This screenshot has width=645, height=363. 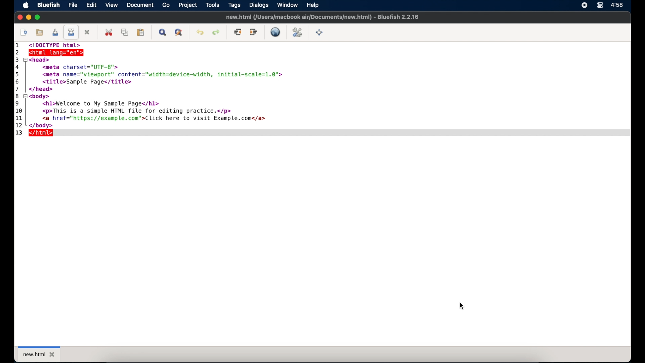 What do you see at coordinates (17, 59) in the screenshot?
I see `3` at bounding box center [17, 59].